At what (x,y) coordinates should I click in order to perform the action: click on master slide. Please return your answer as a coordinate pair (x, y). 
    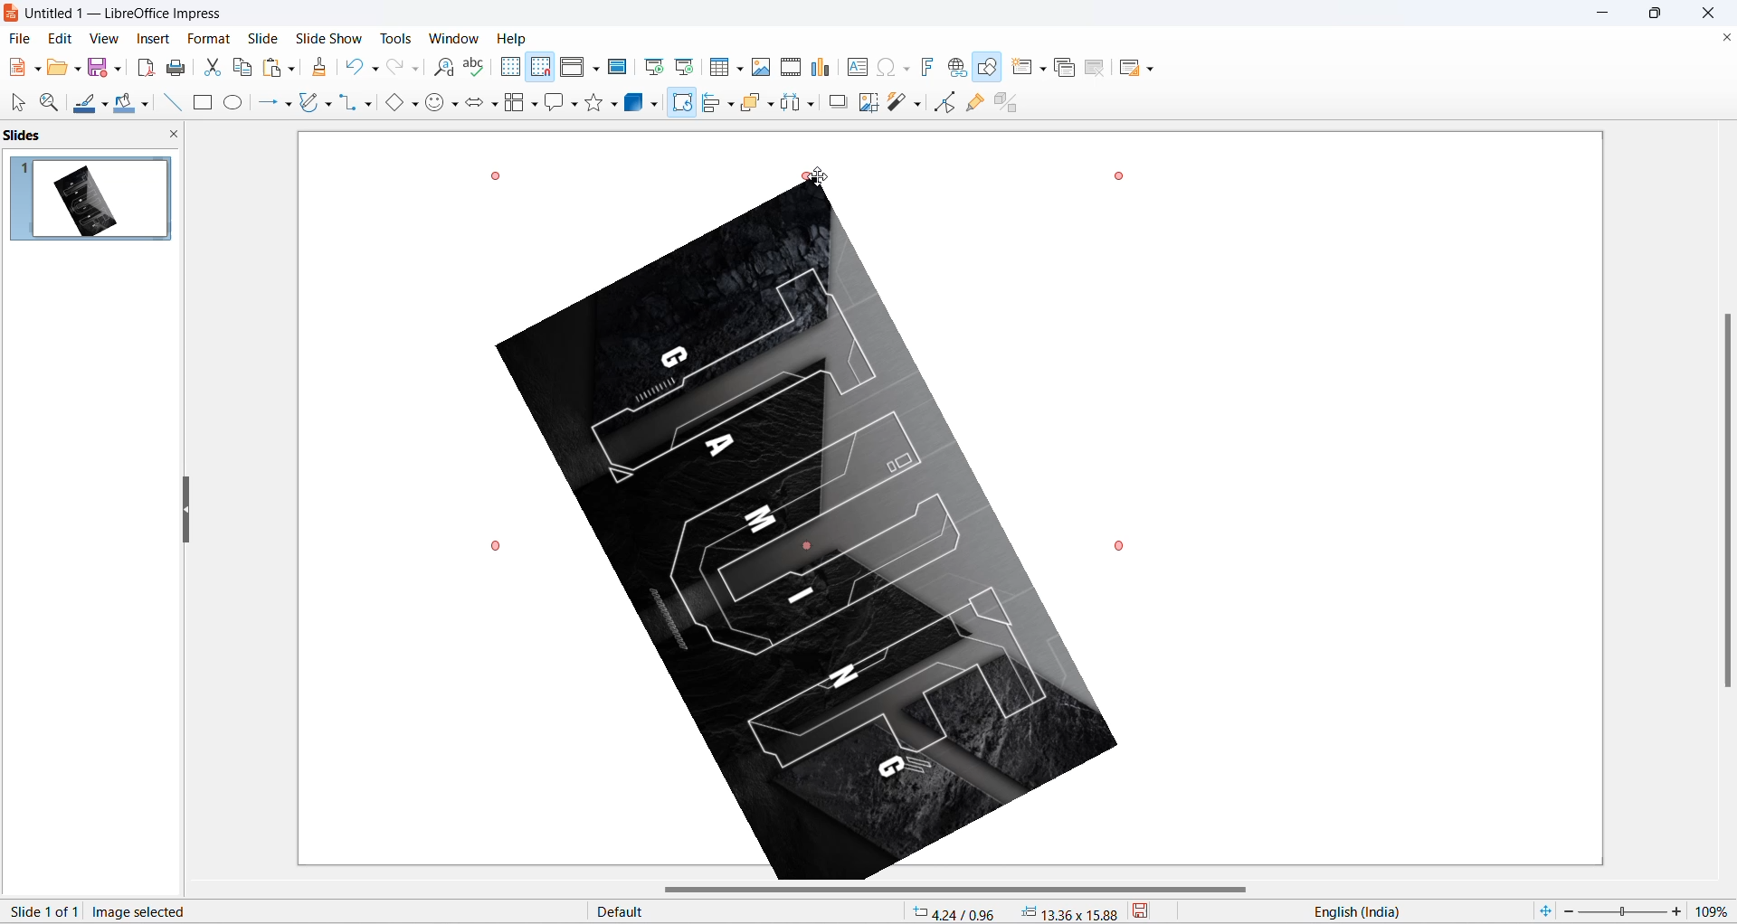
    Looking at the image, I should click on (620, 66).